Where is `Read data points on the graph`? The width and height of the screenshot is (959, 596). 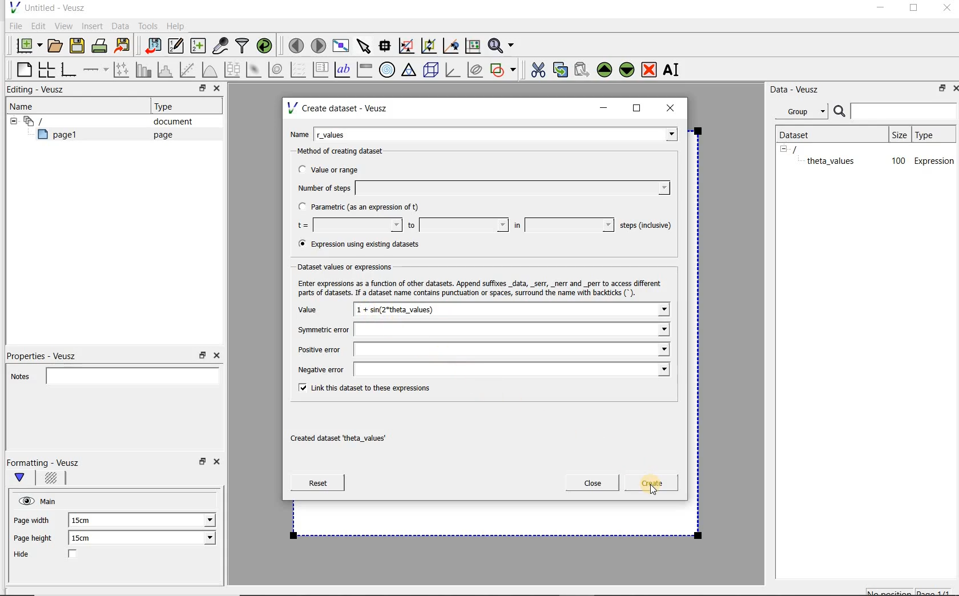 Read data points on the graph is located at coordinates (386, 46).